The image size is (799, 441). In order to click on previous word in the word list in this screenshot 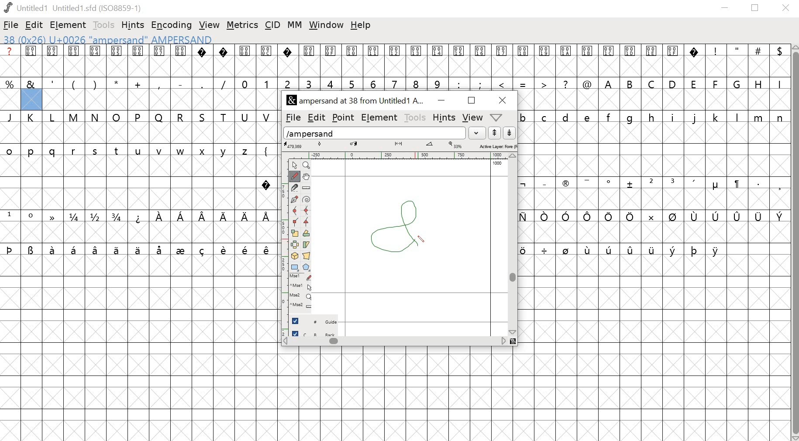, I will do `click(495, 133)`.